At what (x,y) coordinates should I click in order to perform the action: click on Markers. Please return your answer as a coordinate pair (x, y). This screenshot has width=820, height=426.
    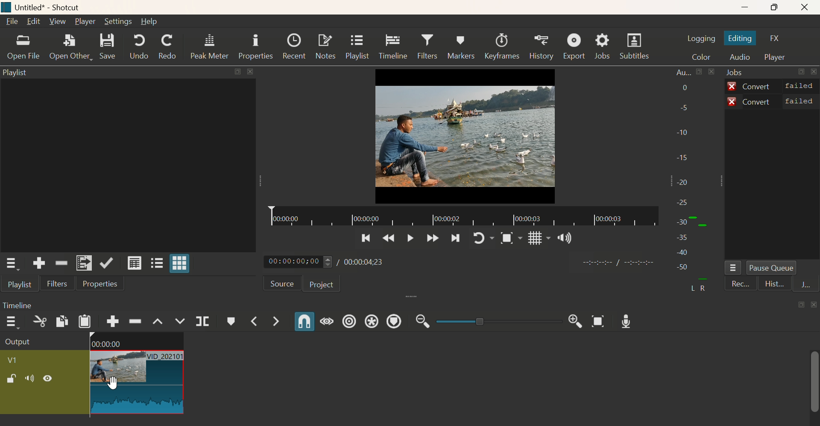
    Looking at the image, I should click on (460, 46).